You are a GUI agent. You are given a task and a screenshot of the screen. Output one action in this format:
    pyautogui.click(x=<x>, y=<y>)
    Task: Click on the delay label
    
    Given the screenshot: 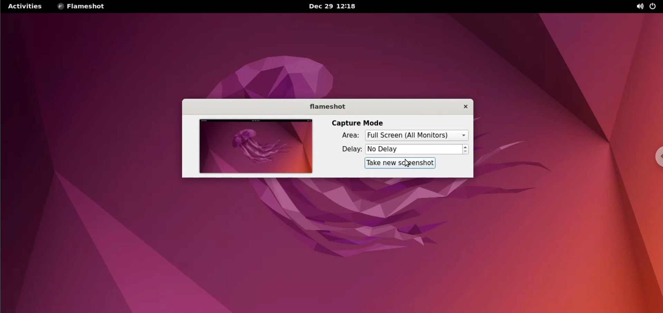 What is the action you would take?
    pyautogui.click(x=349, y=150)
    